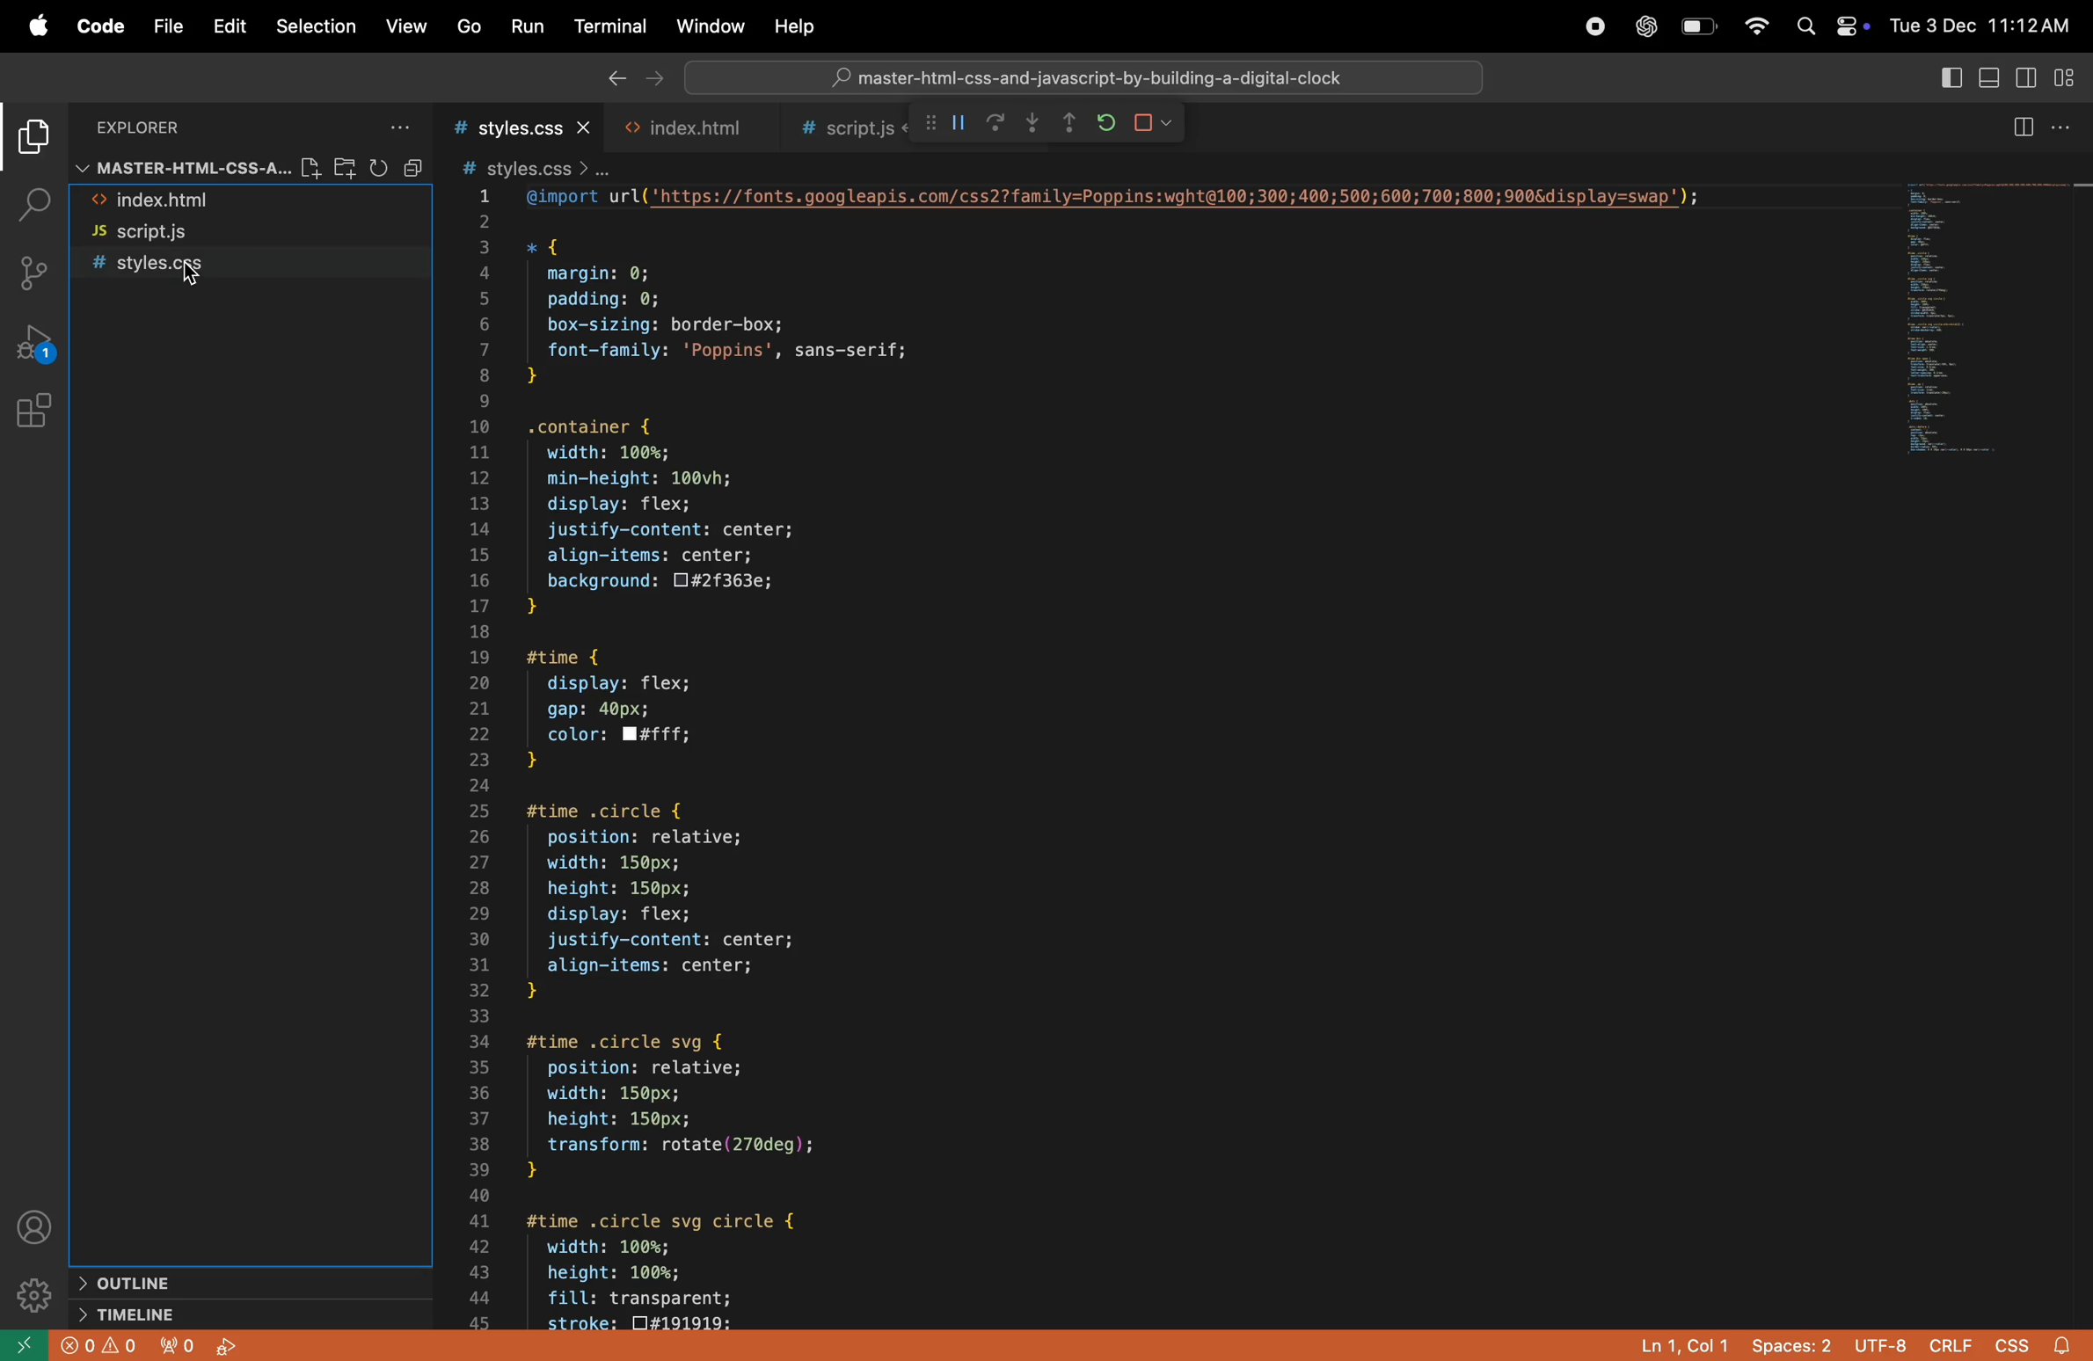 The height and width of the screenshot is (1361, 2093). I want to click on next, so click(654, 80).